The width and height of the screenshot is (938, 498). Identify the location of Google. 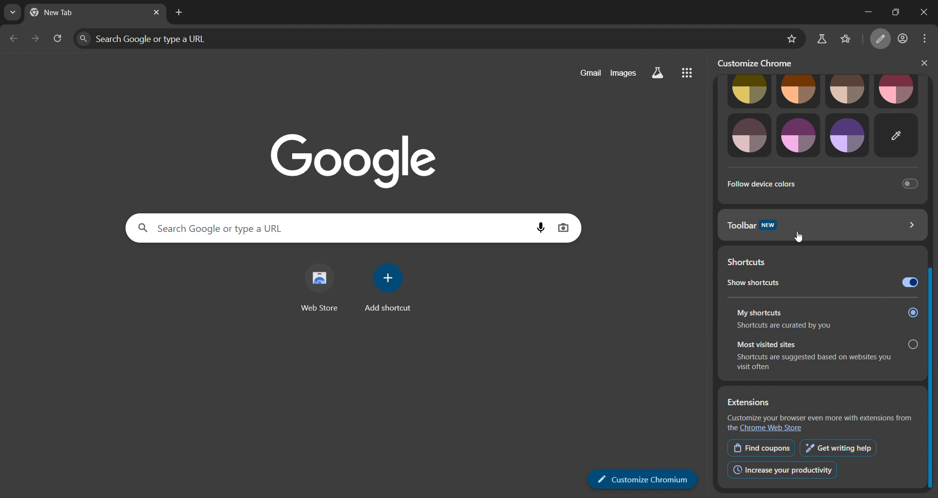
(349, 153).